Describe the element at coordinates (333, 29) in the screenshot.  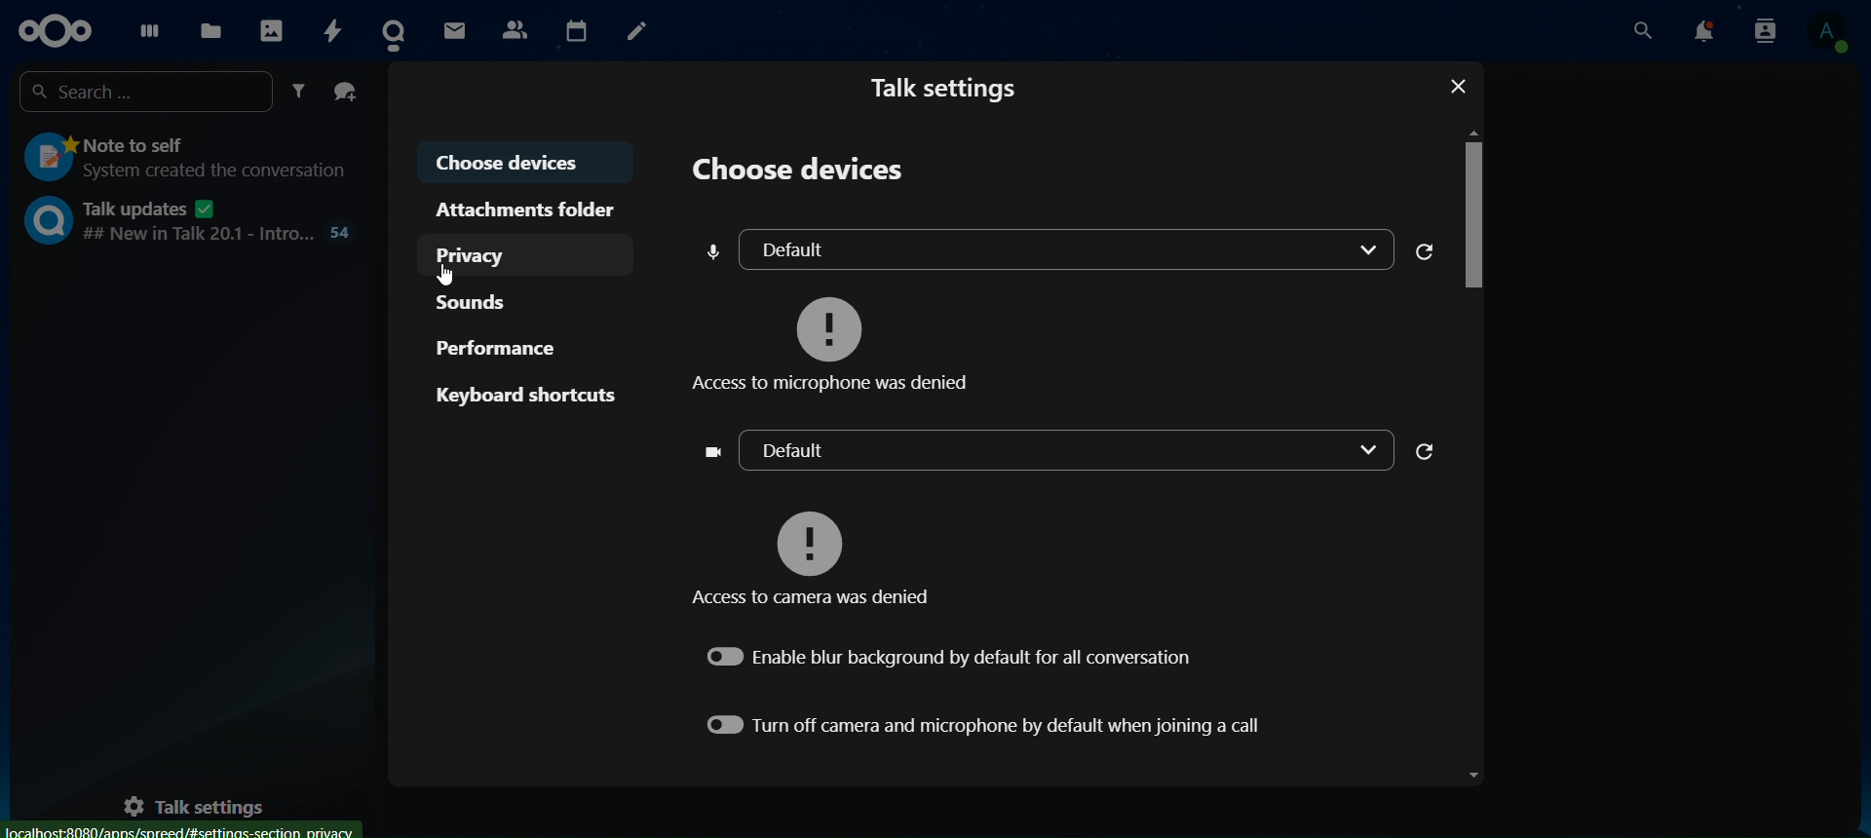
I see `activity` at that location.